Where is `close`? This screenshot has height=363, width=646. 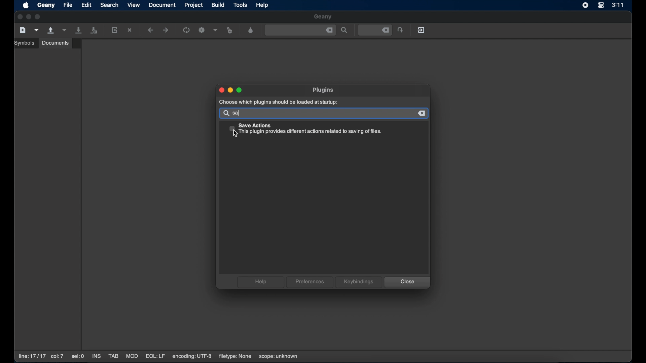
close is located at coordinates (329, 30).